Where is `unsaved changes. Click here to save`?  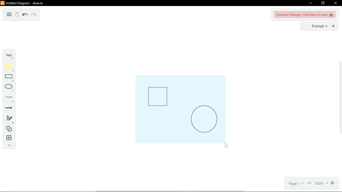 unsaved changes. Click here to save is located at coordinates (304, 15).